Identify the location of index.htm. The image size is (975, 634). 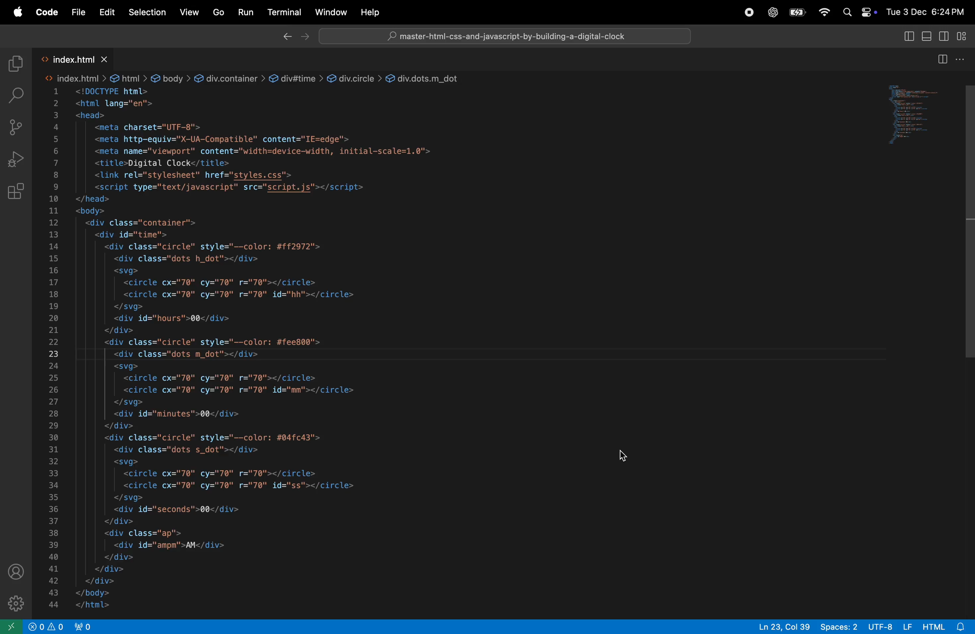
(73, 79).